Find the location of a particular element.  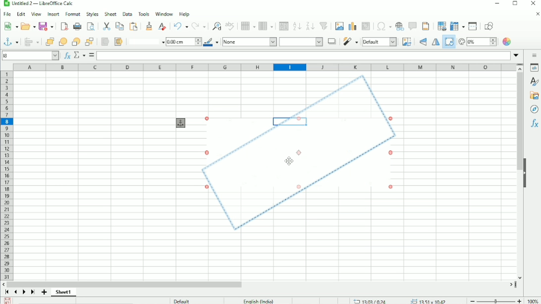

Scroll to last sheet is located at coordinates (33, 293).